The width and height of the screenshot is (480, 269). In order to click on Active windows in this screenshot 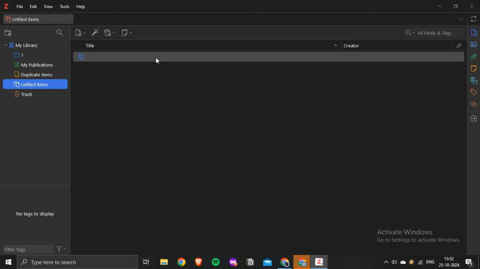, I will do `click(416, 237)`.